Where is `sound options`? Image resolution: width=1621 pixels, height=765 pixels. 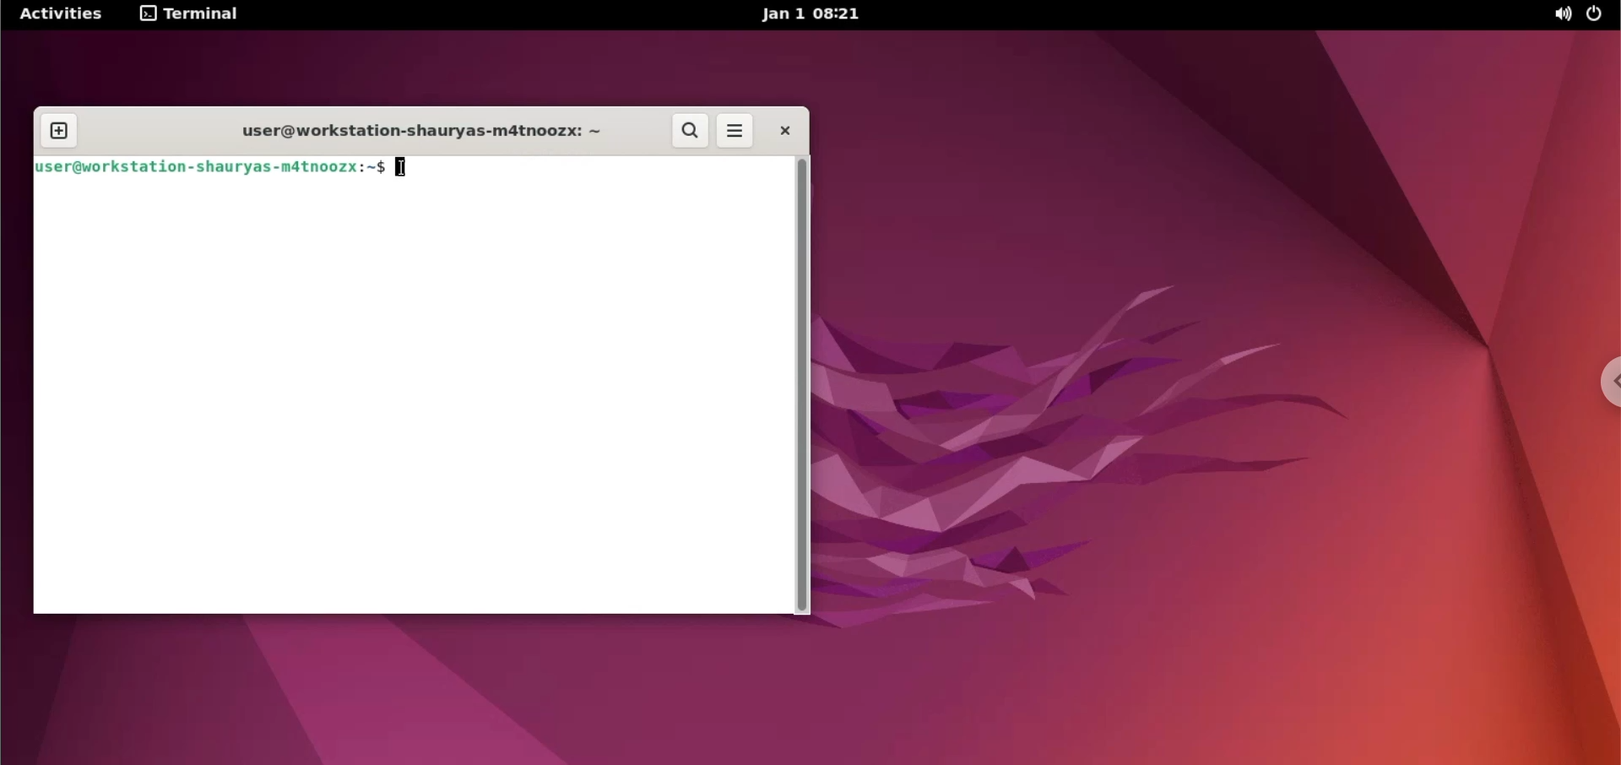 sound options is located at coordinates (1558, 16).